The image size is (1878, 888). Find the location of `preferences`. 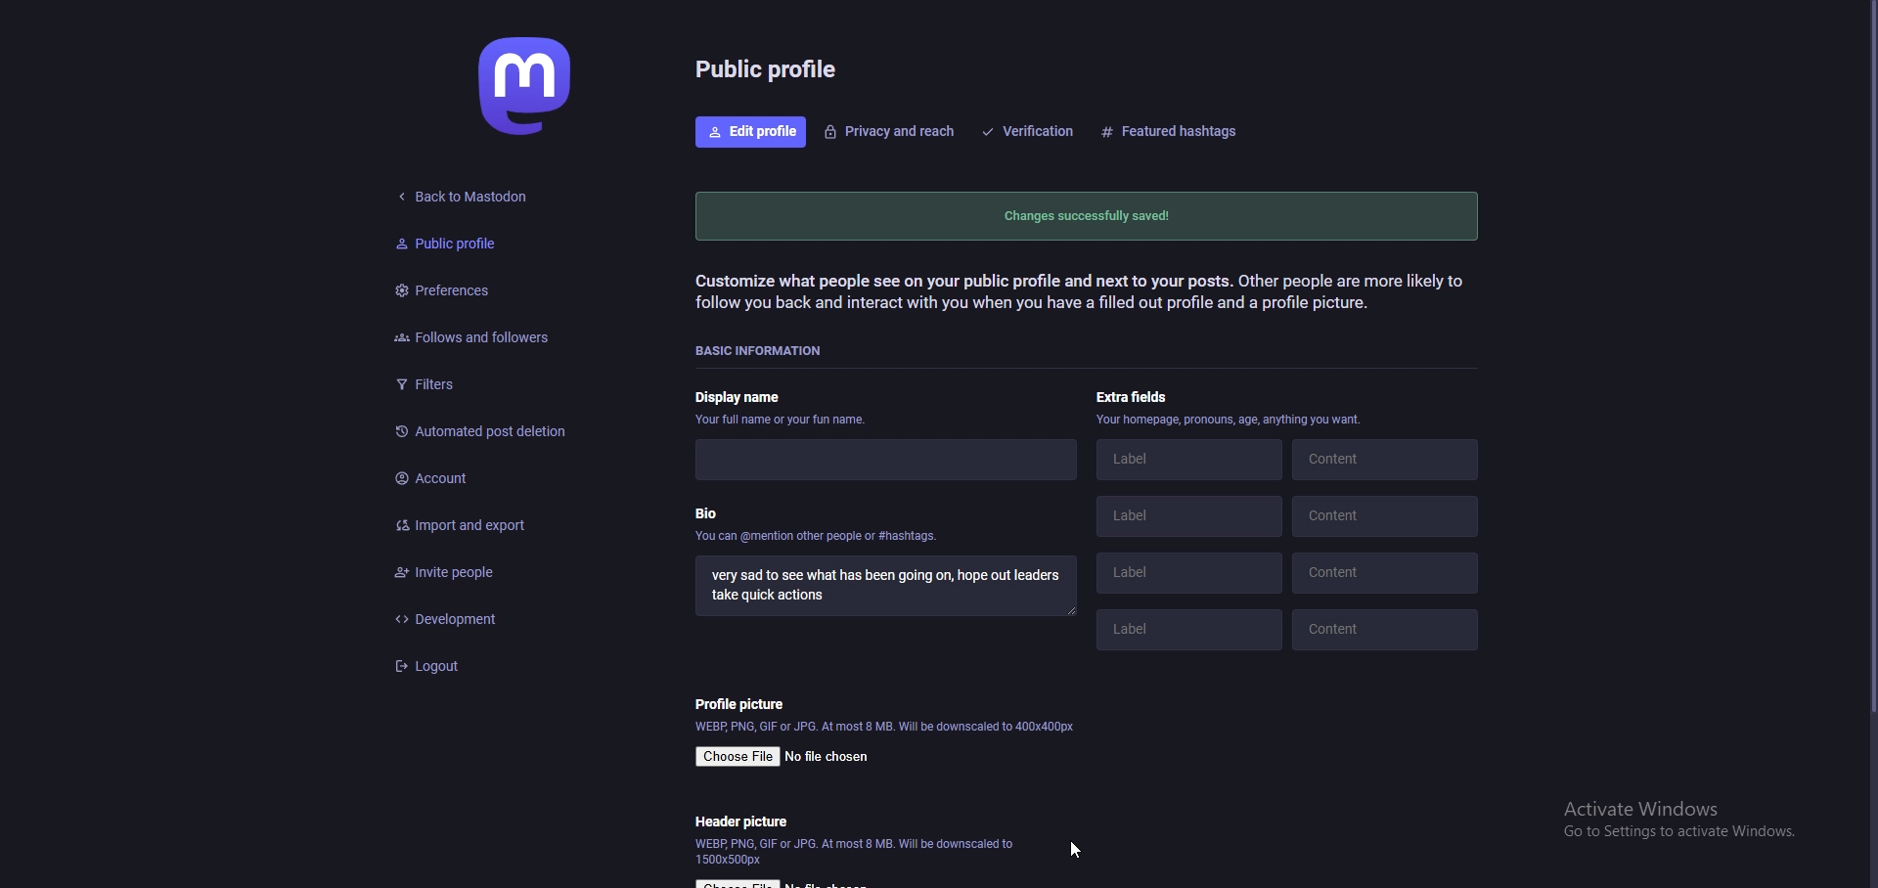

preferences is located at coordinates (483, 289).